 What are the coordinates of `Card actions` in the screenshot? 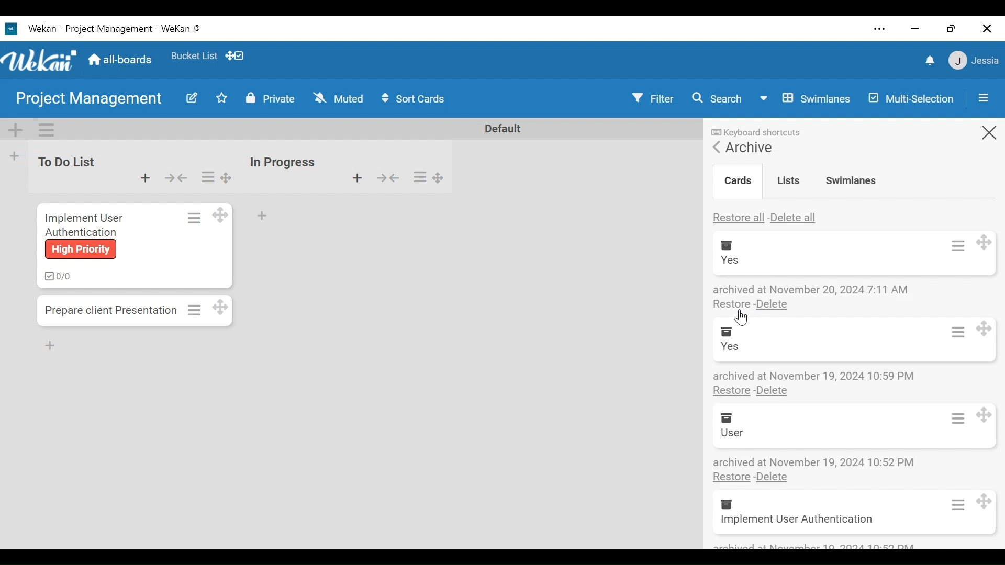 It's located at (953, 332).